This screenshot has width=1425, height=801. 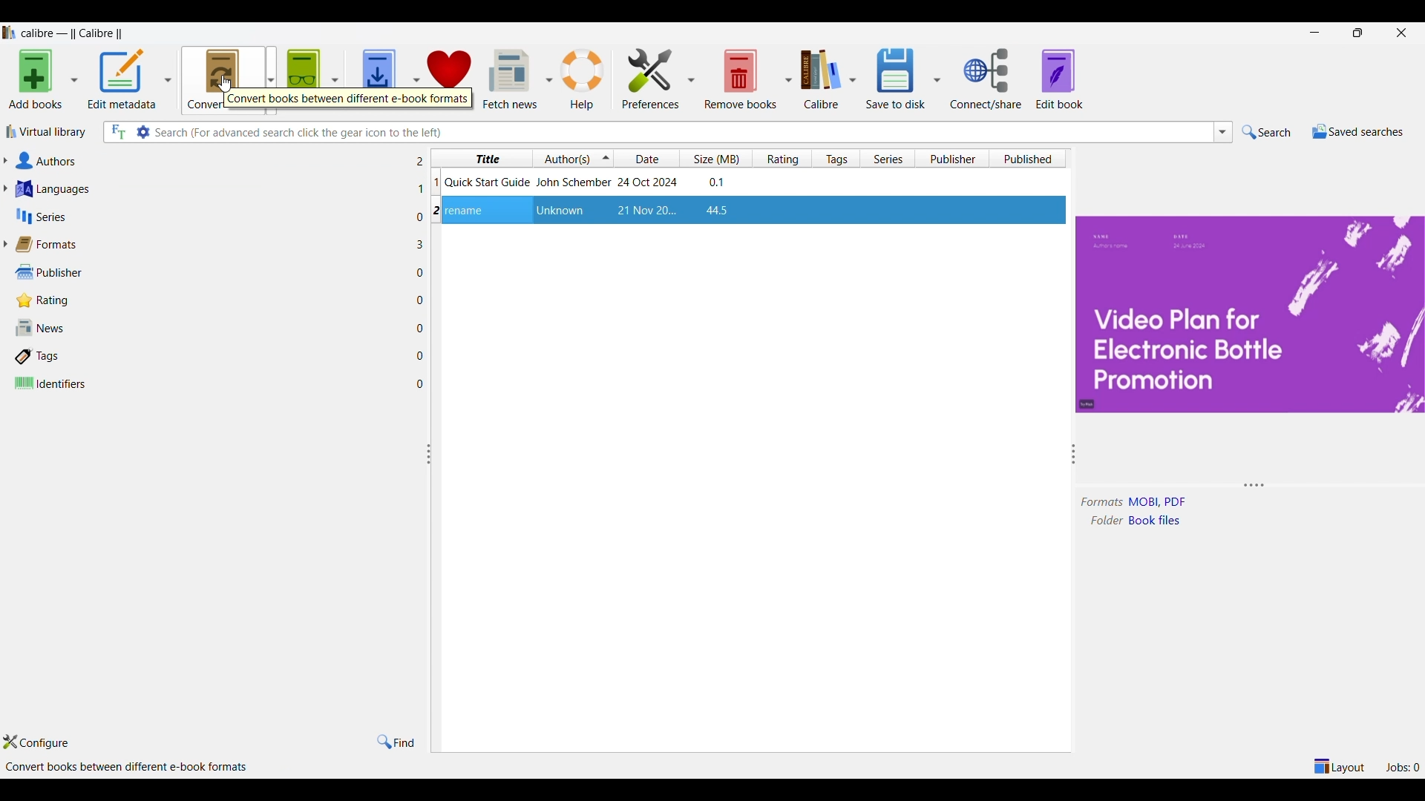 What do you see at coordinates (211, 357) in the screenshot?
I see `Tags ` at bounding box center [211, 357].